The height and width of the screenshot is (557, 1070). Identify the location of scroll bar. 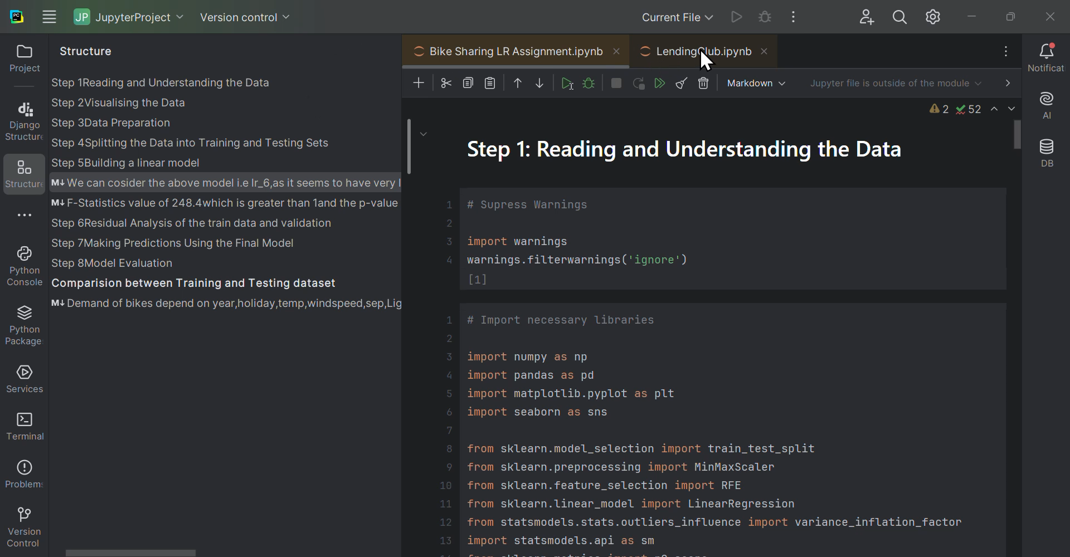
(129, 551).